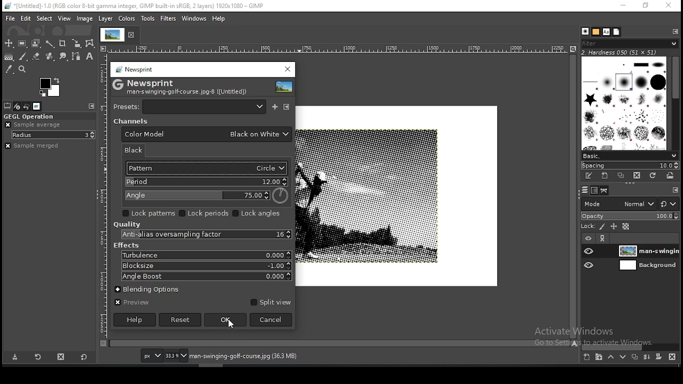 The width and height of the screenshot is (683, 384). What do you see at coordinates (93, 107) in the screenshot?
I see `configure this tab` at bounding box center [93, 107].